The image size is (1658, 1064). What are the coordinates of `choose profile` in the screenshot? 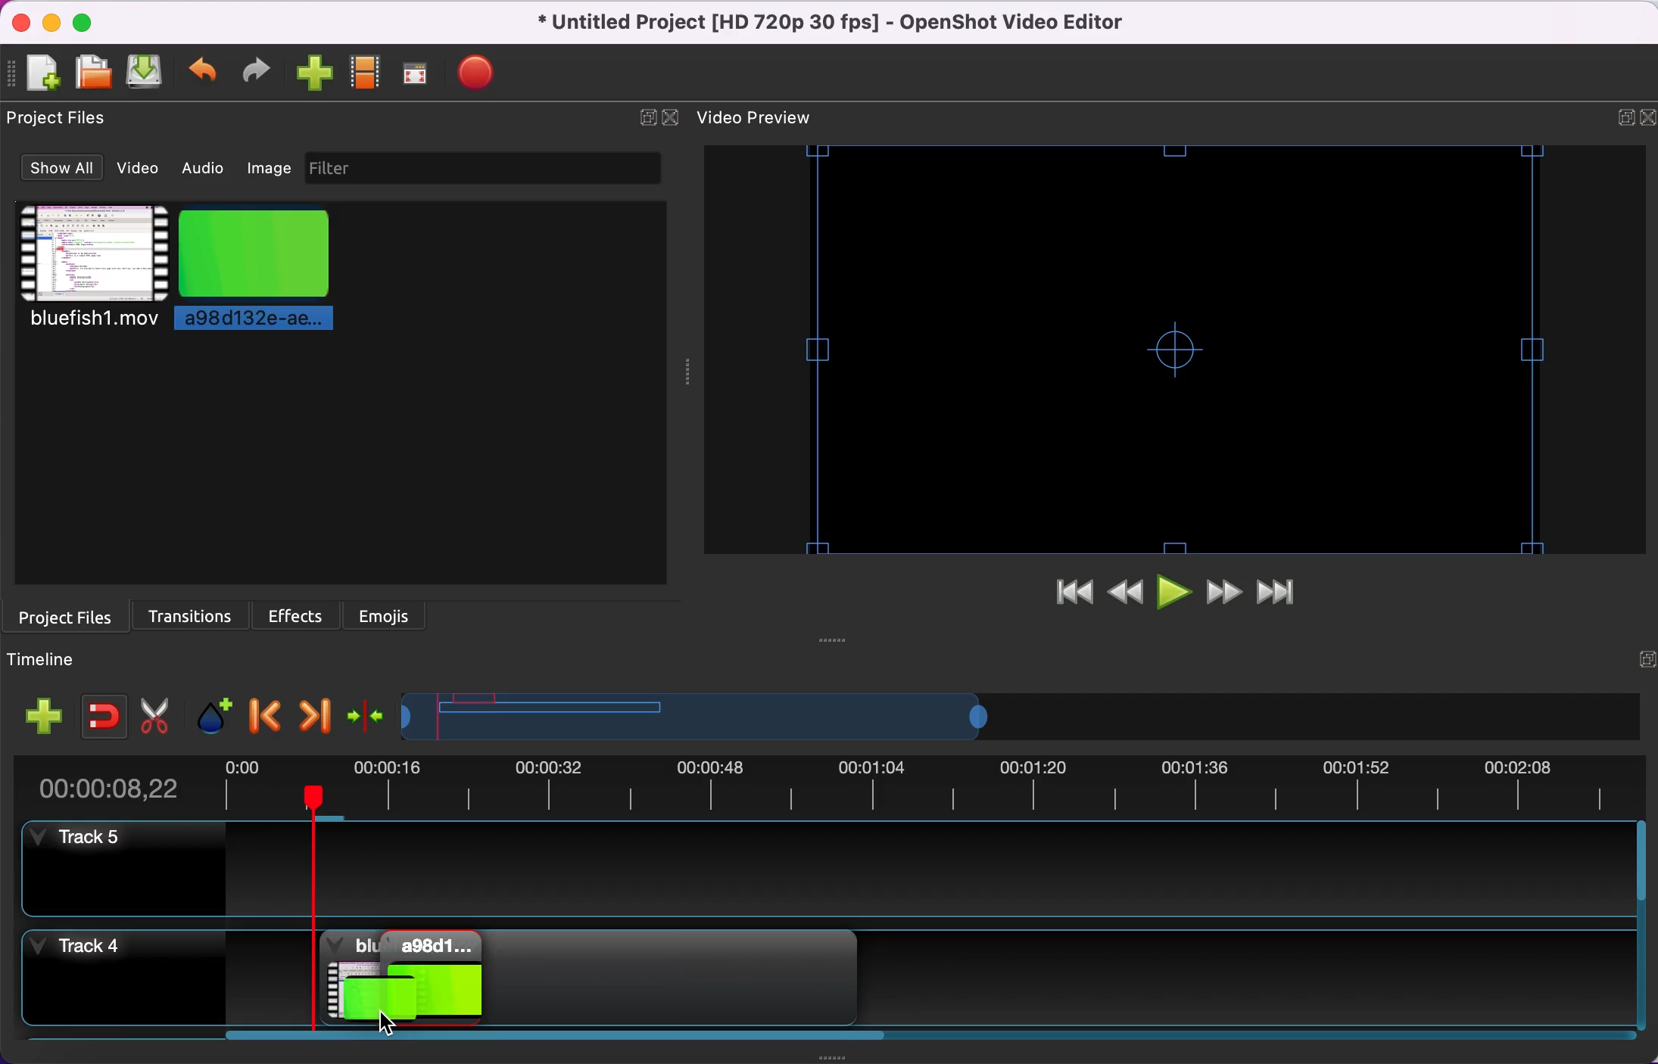 It's located at (363, 76).